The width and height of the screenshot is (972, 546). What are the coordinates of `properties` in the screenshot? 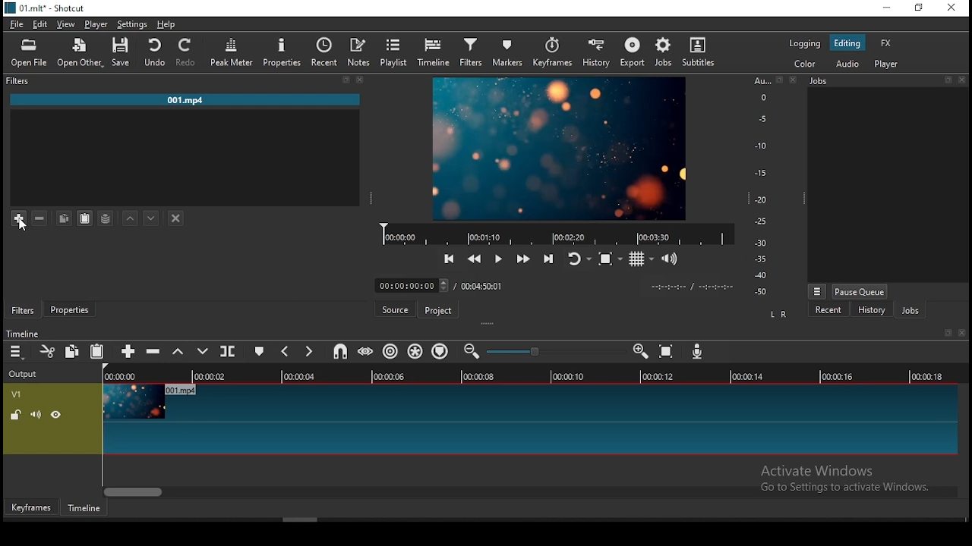 It's located at (70, 310).